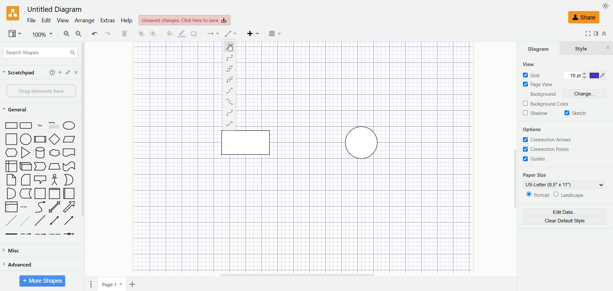  What do you see at coordinates (587, 34) in the screenshot?
I see `Fullscreen` at bounding box center [587, 34].